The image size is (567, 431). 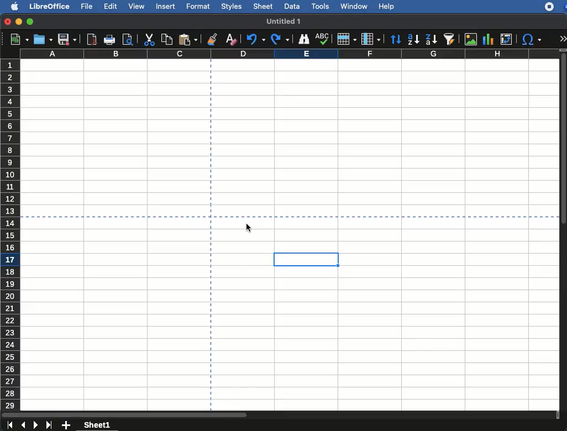 I want to click on save, so click(x=67, y=39).